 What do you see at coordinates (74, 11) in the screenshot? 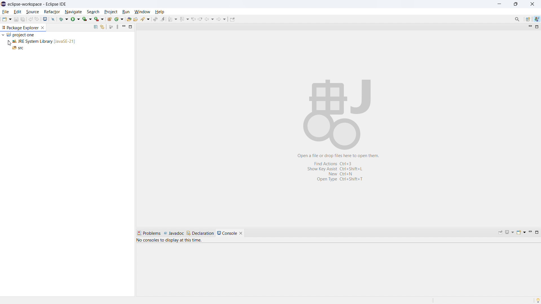
I see `navigate` at bounding box center [74, 11].